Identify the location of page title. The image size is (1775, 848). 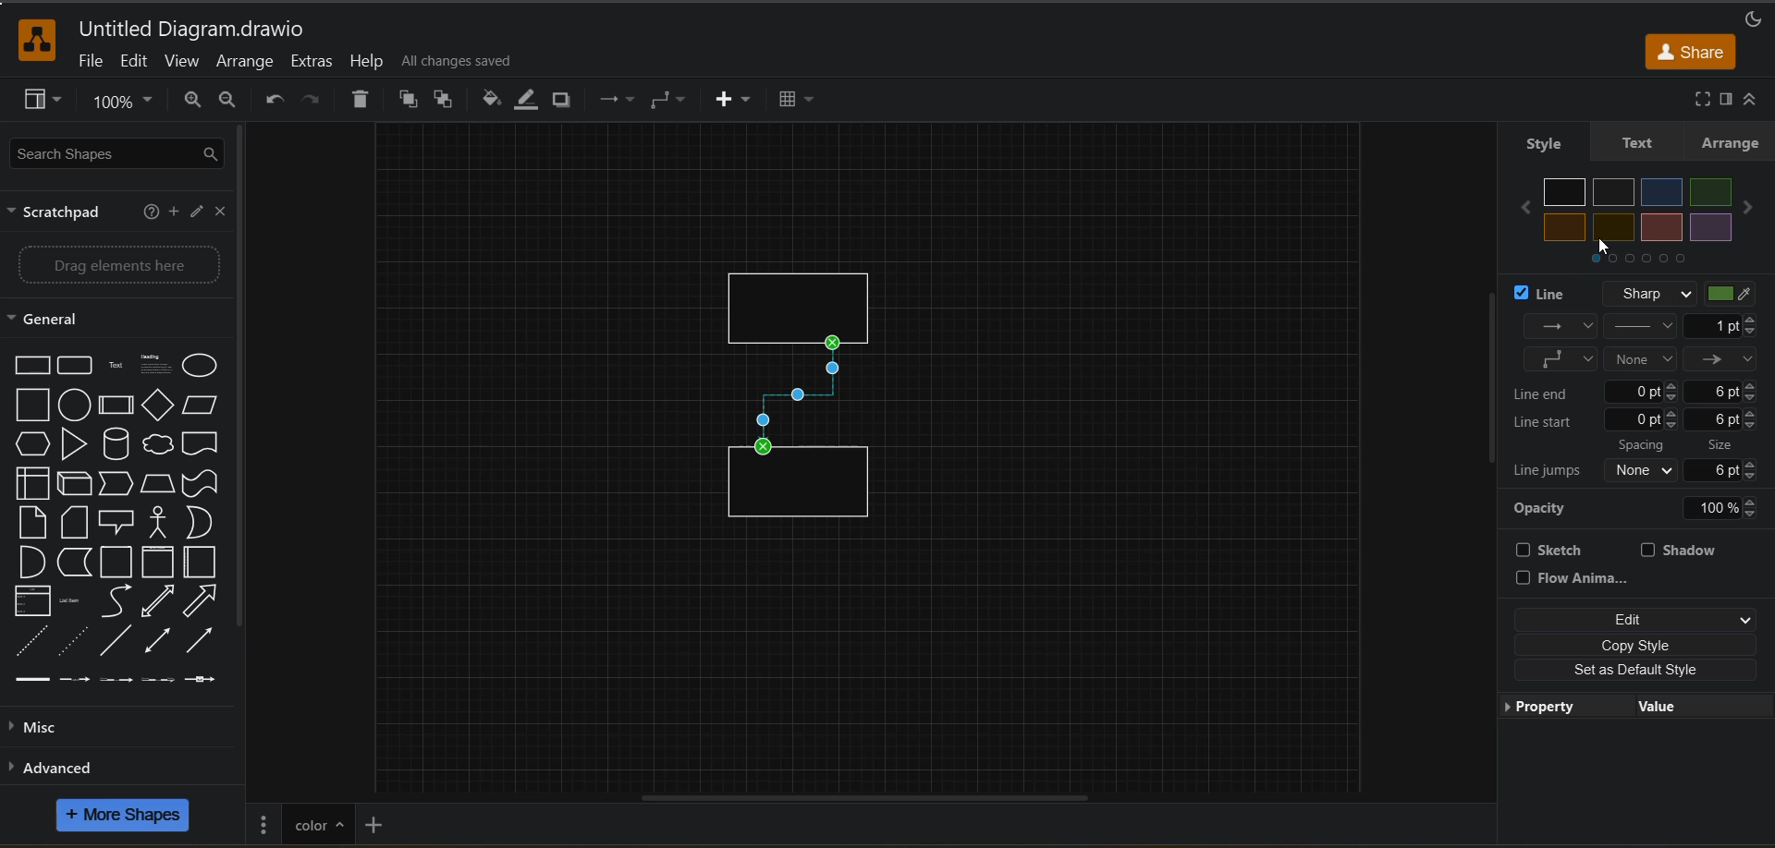
(317, 822).